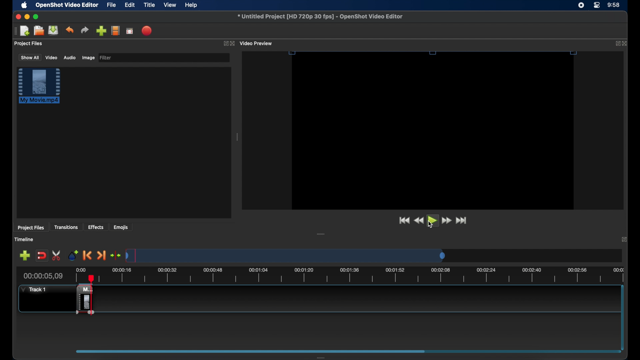 Image resolution: width=640 pixels, height=360 pixels. I want to click on expand, so click(225, 44).